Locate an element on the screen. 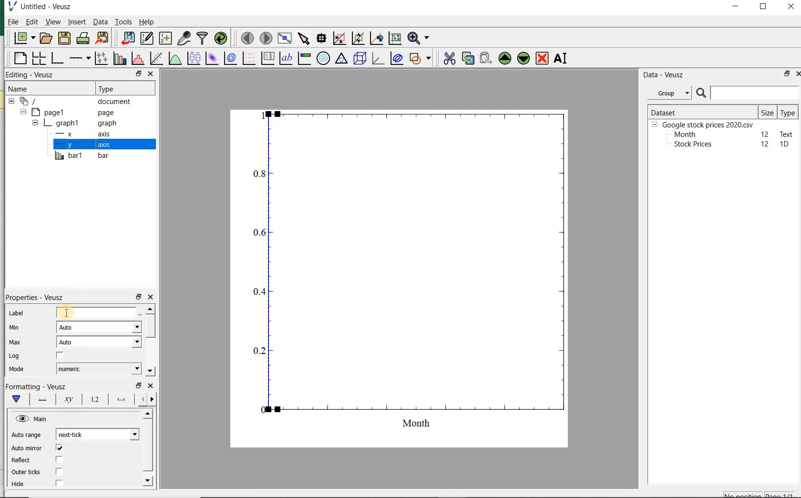  paste widget from the clipboard is located at coordinates (486, 59).